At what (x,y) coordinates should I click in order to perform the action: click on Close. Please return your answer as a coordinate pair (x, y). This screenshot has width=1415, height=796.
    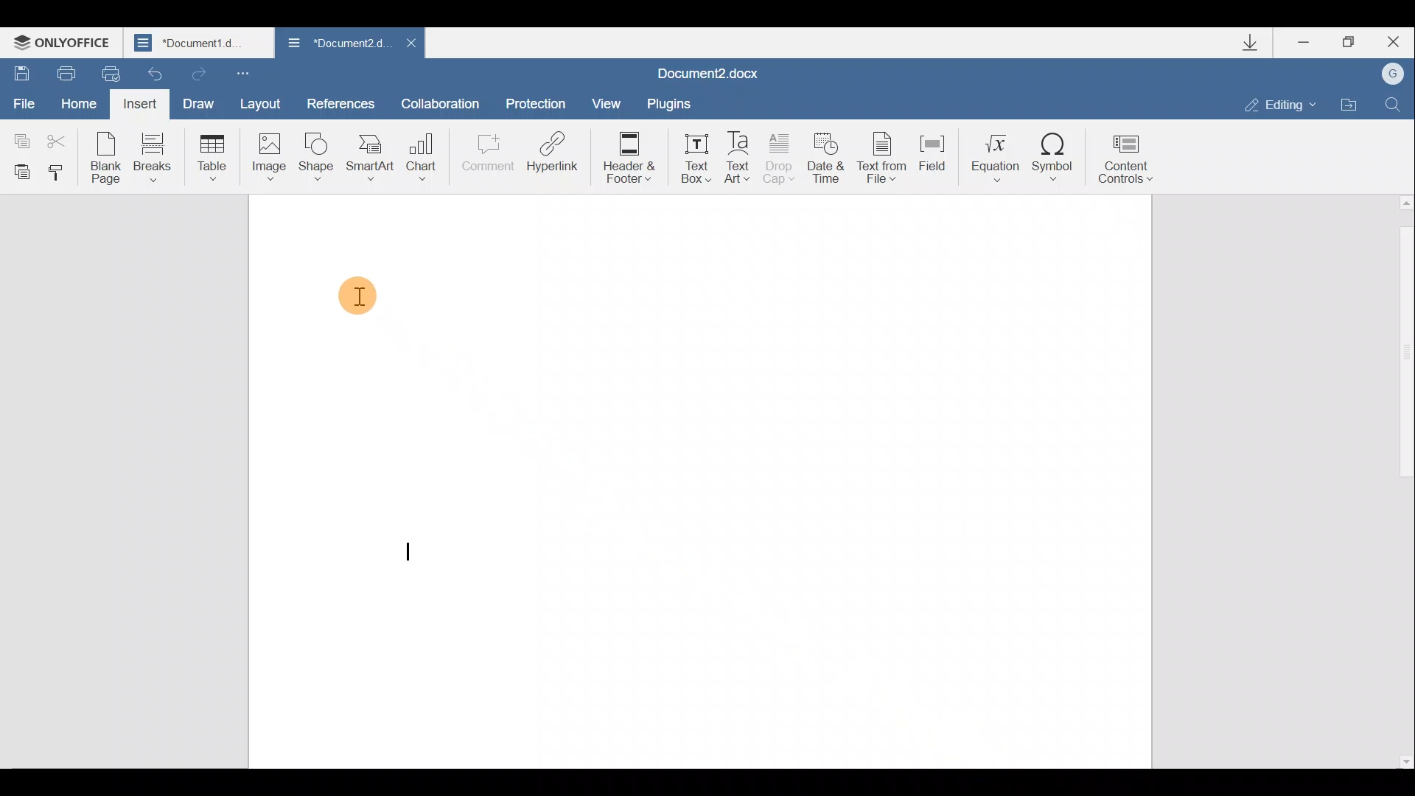
    Looking at the image, I should click on (411, 43).